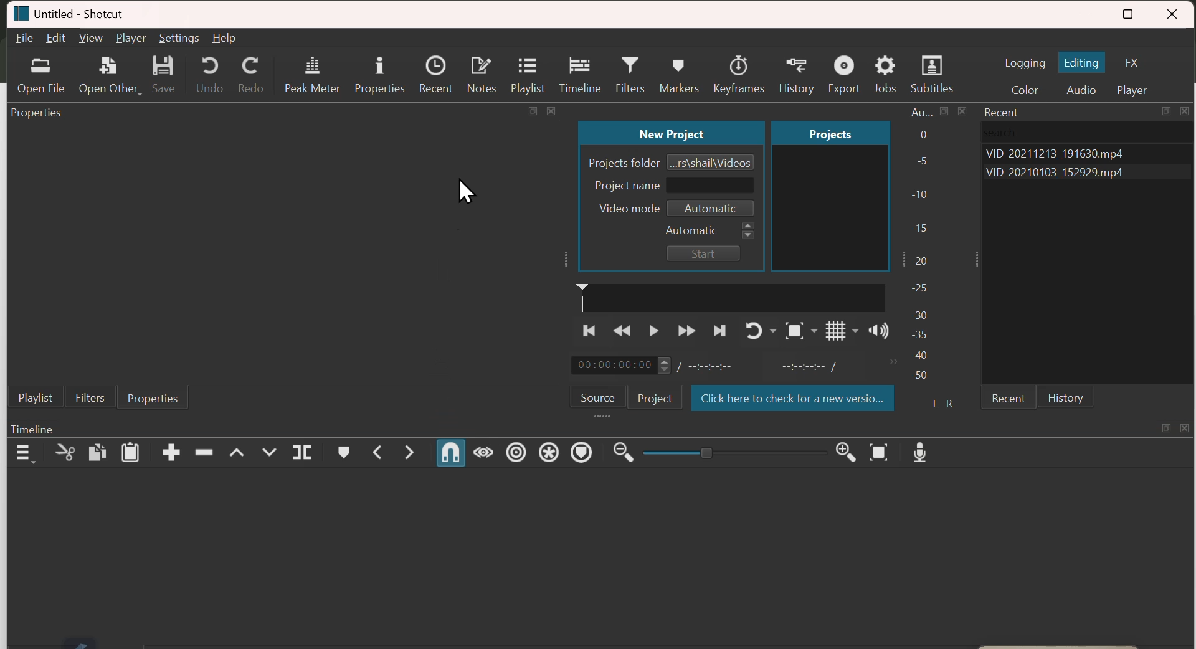 This screenshot has height=649, width=1196. Describe the element at coordinates (705, 253) in the screenshot. I see `Start` at that location.